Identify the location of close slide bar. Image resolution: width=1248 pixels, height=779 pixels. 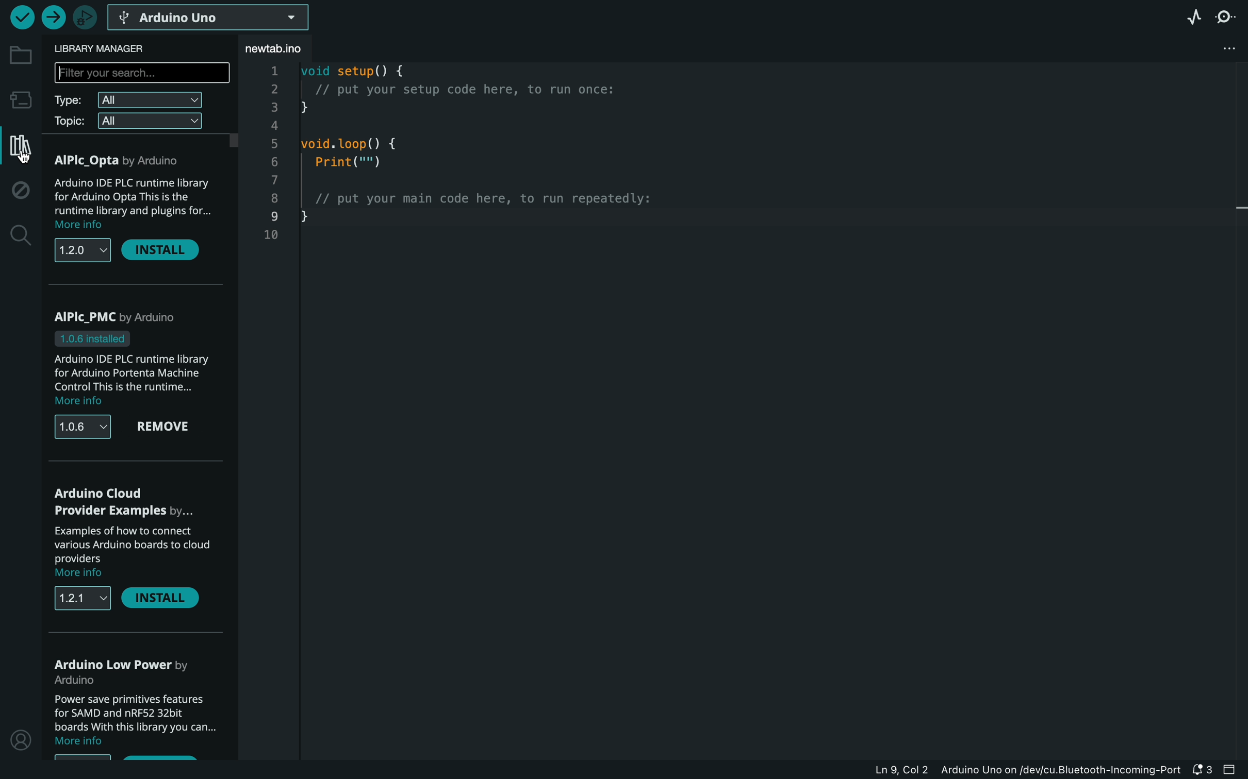
(1234, 770).